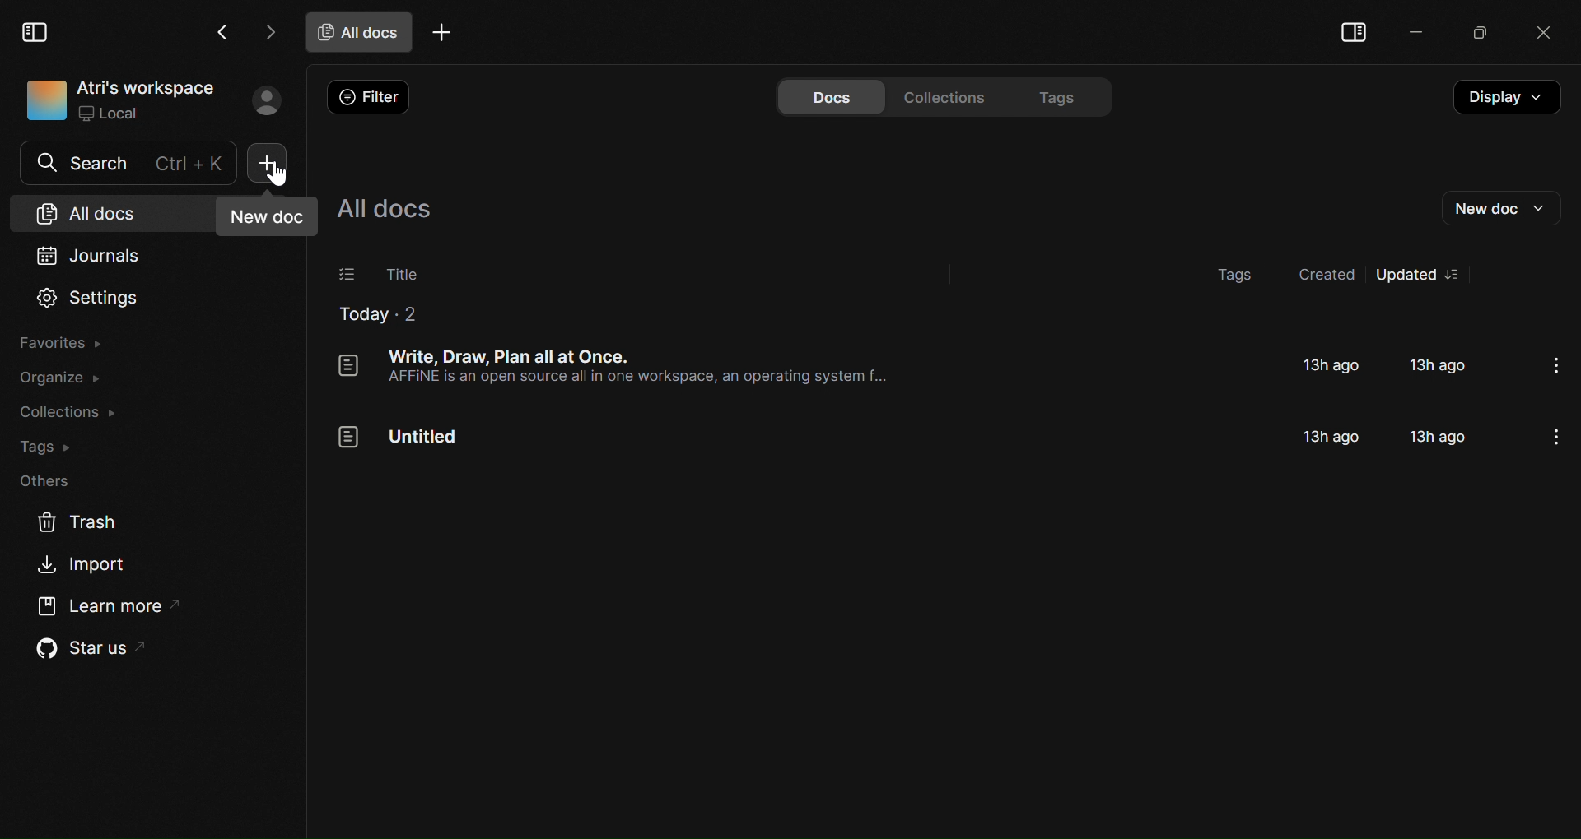 This screenshot has height=839, width=1581. Describe the element at coordinates (70, 525) in the screenshot. I see `Trash` at that location.